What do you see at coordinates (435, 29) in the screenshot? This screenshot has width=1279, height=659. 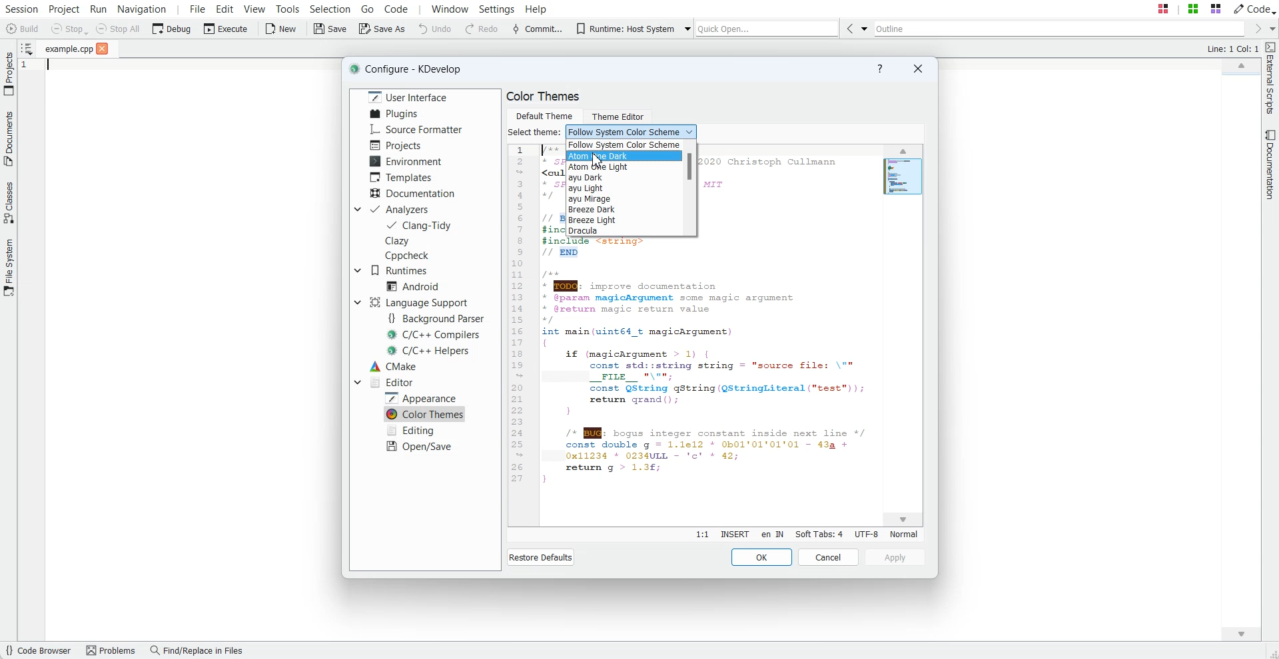 I see `Undo` at bounding box center [435, 29].